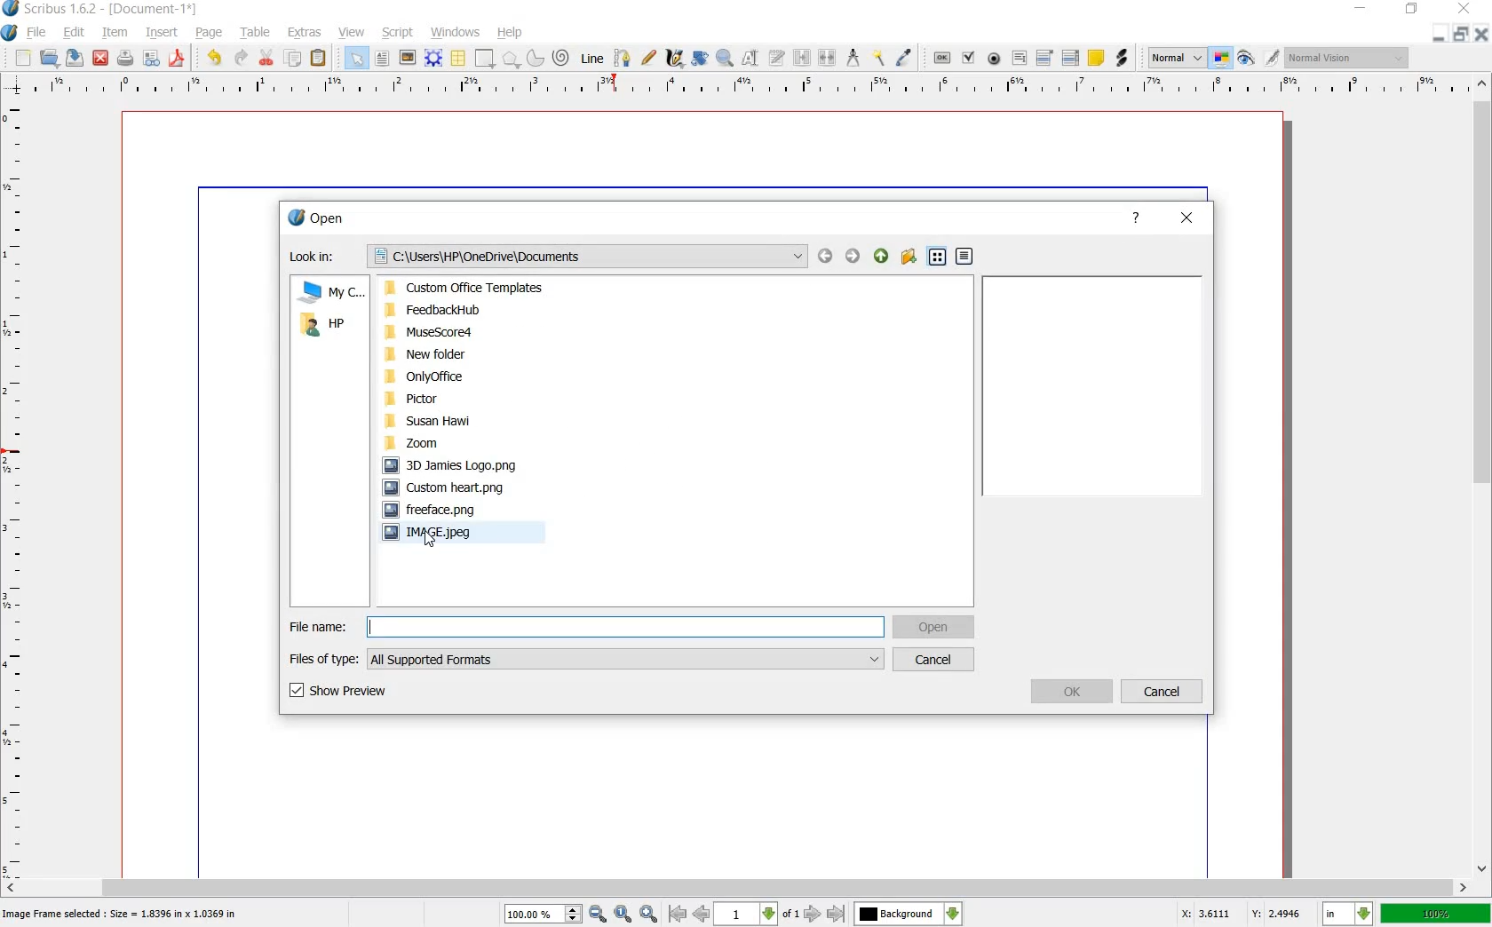 The image size is (1492, 927). Describe the element at coordinates (20, 488) in the screenshot. I see `ruler` at that location.